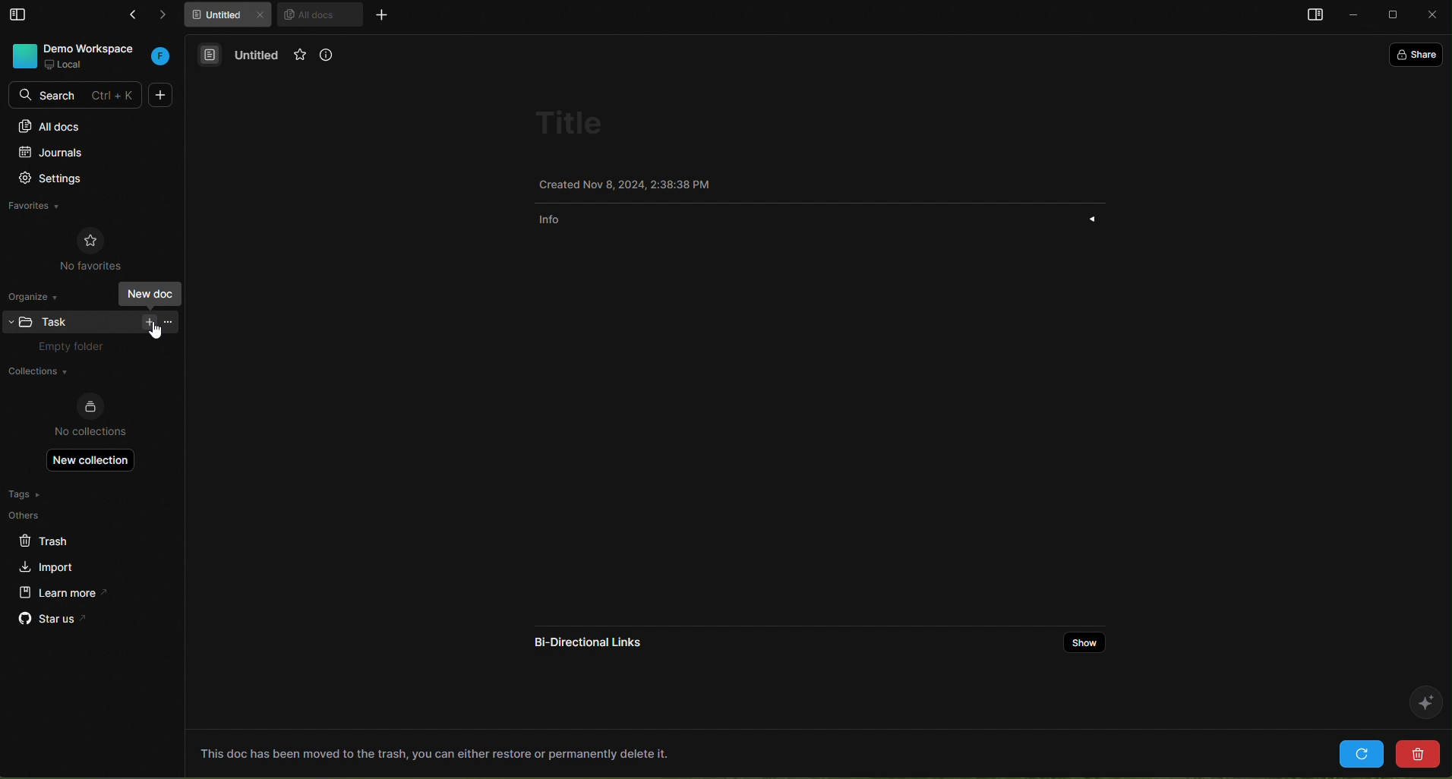 Image resolution: width=1452 pixels, height=779 pixels. I want to click on local, so click(65, 65).